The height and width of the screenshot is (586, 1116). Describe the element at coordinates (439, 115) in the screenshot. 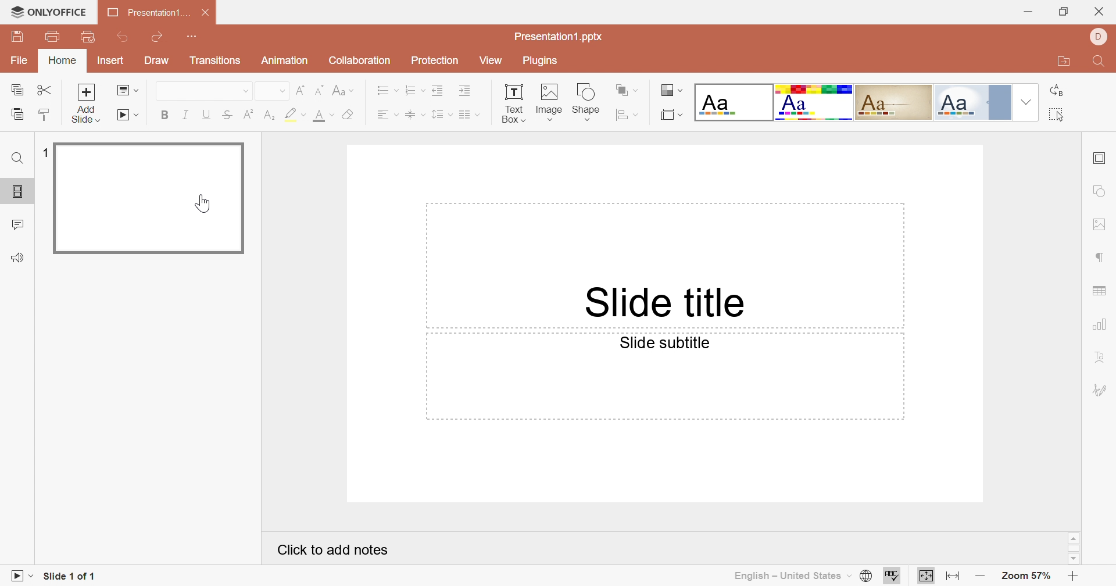

I see `Line spacing` at that location.